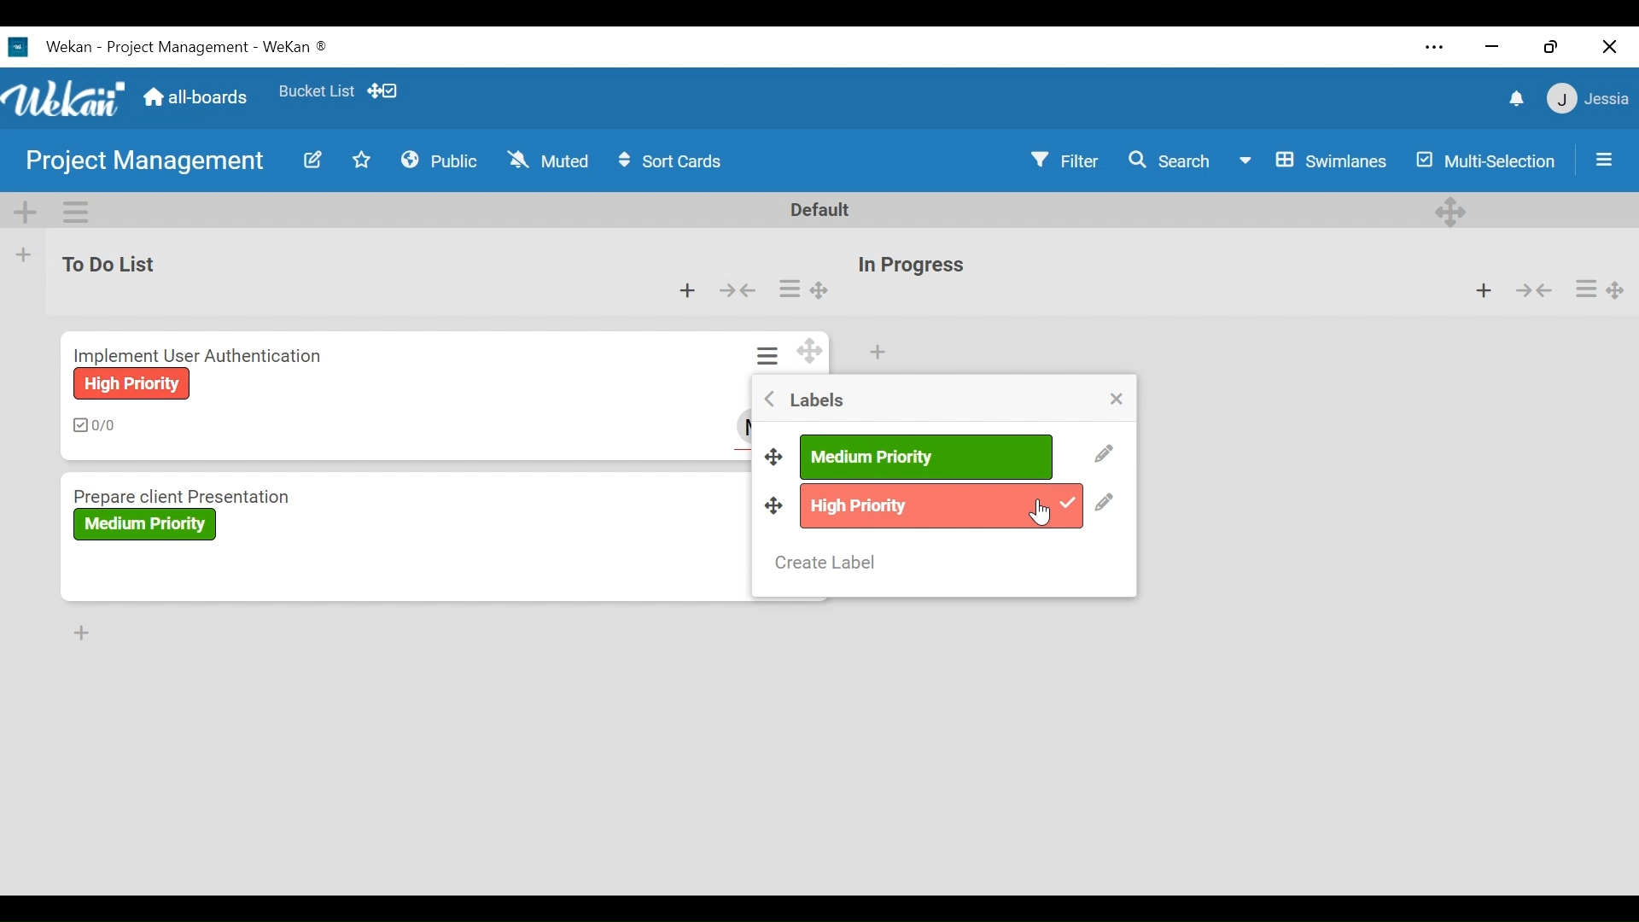 The height and width of the screenshot is (922, 1639). I want to click on Card actions, so click(771, 357).